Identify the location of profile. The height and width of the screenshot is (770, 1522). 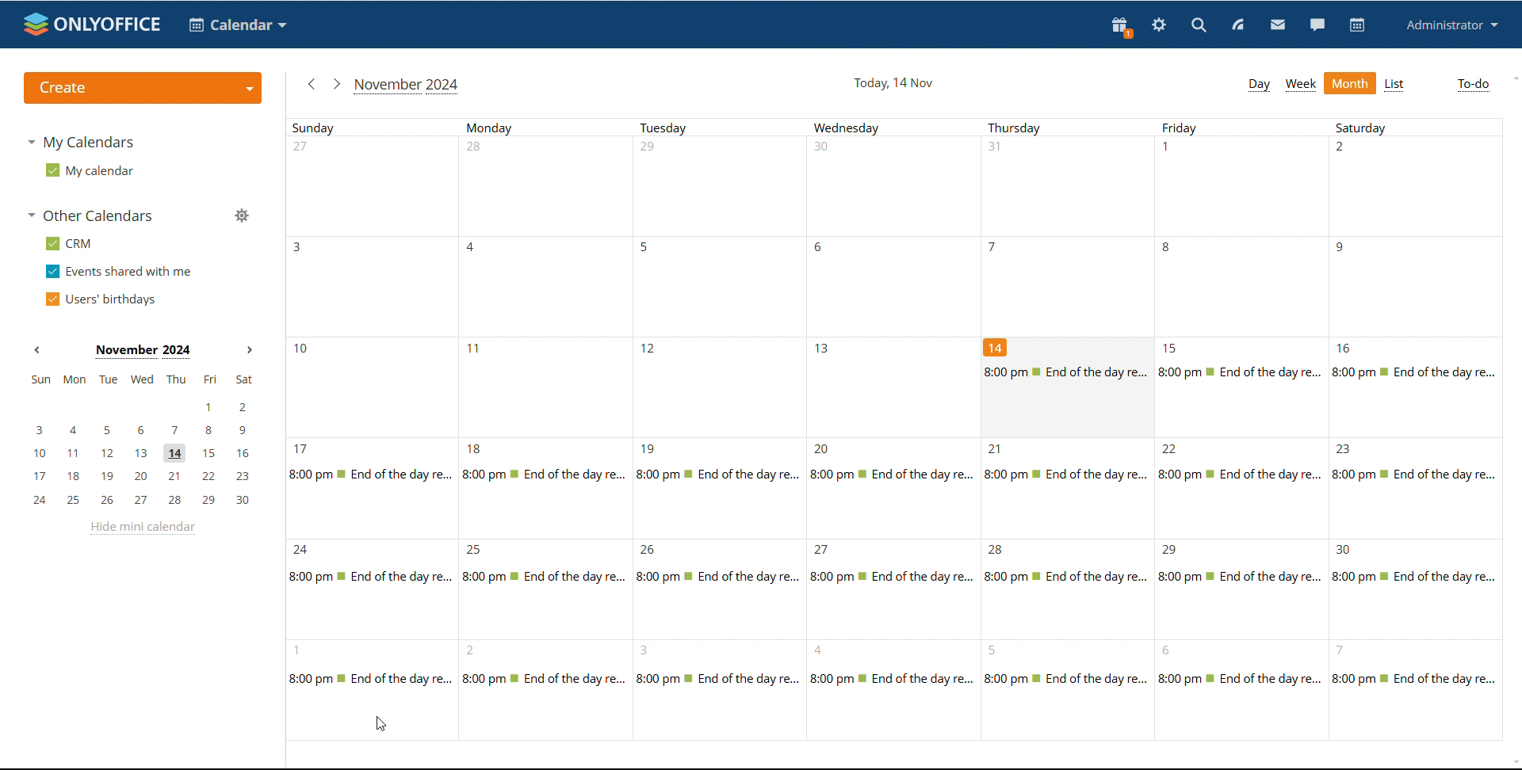
(1452, 25).